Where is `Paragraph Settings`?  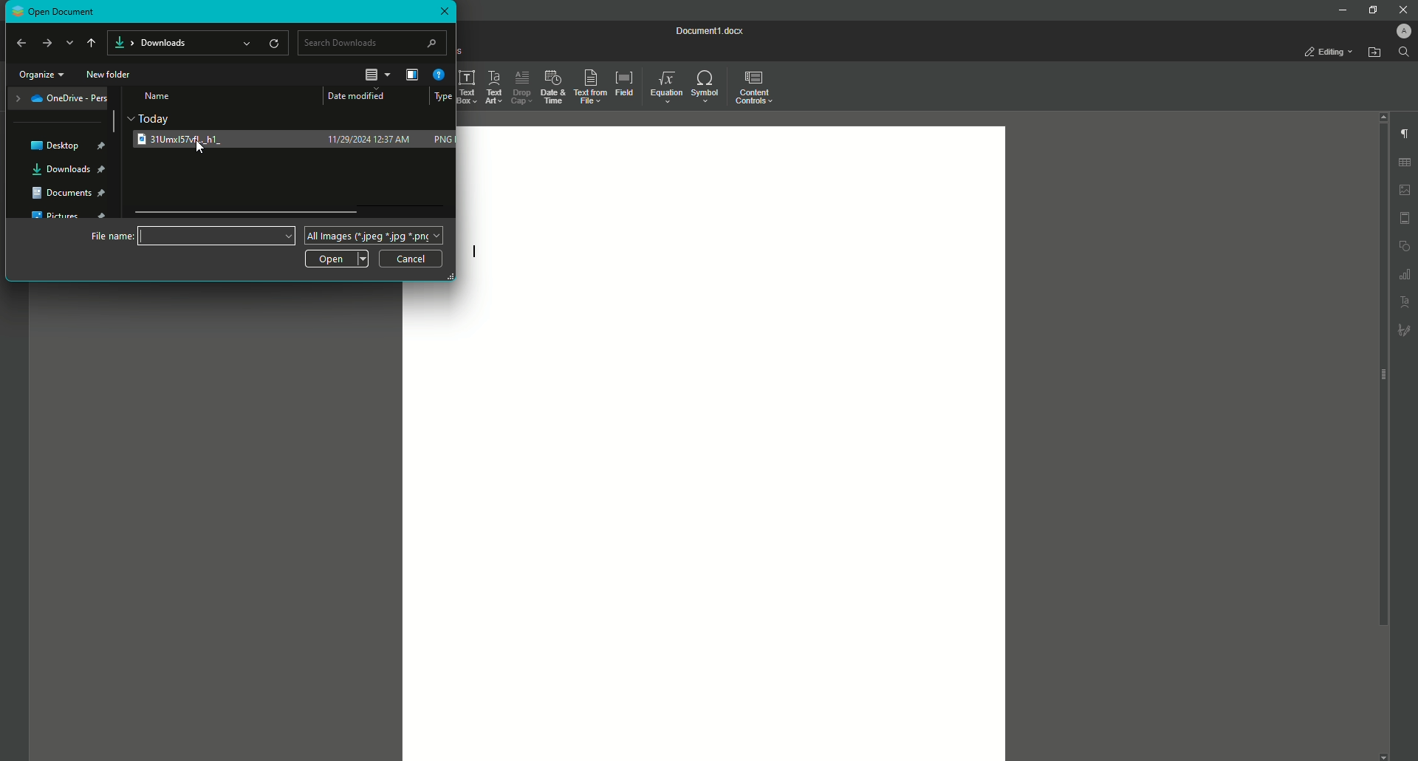
Paragraph Settings is located at coordinates (1405, 134).